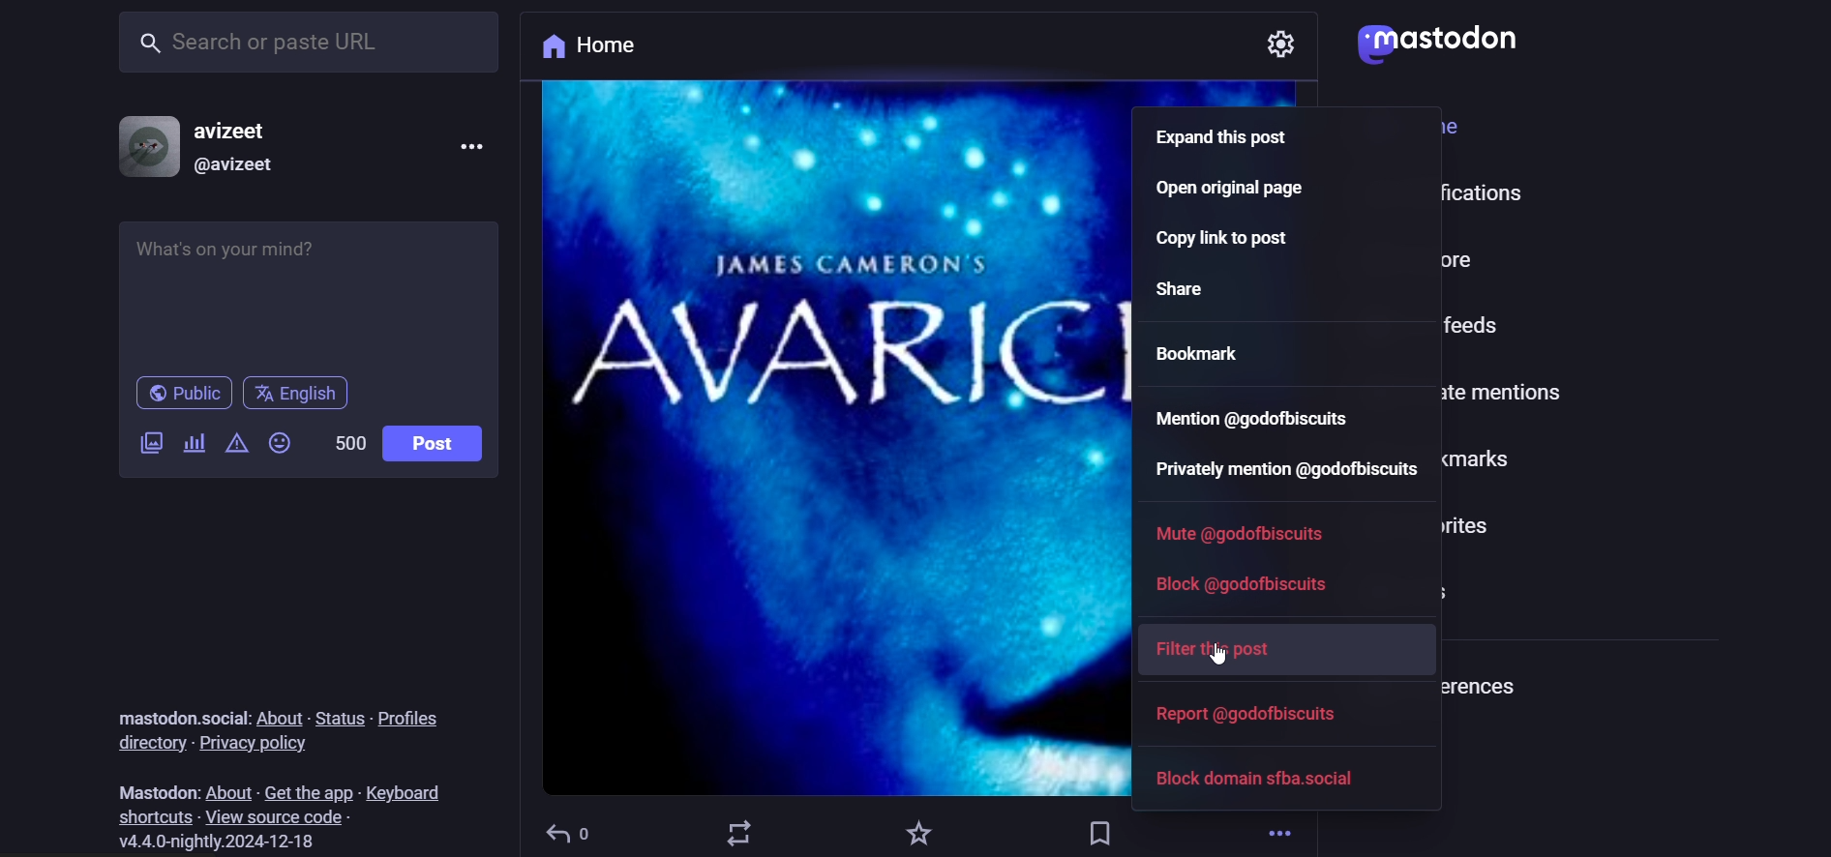  I want to click on post, so click(441, 446).